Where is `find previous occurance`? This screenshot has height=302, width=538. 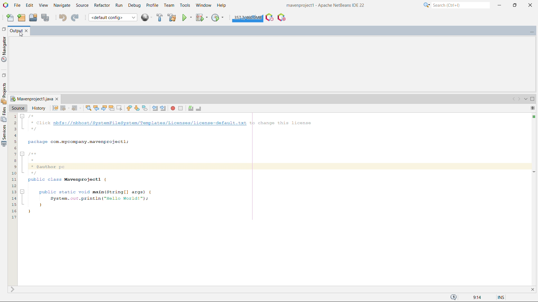 find previous occurance is located at coordinates (96, 107).